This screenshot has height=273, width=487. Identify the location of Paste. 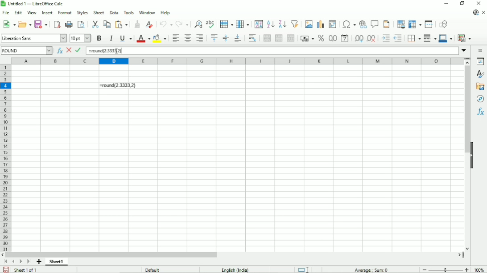
(121, 24).